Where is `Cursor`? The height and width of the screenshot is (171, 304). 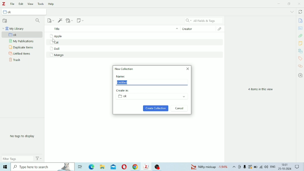
Cursor is located at coordinates (54, 41).